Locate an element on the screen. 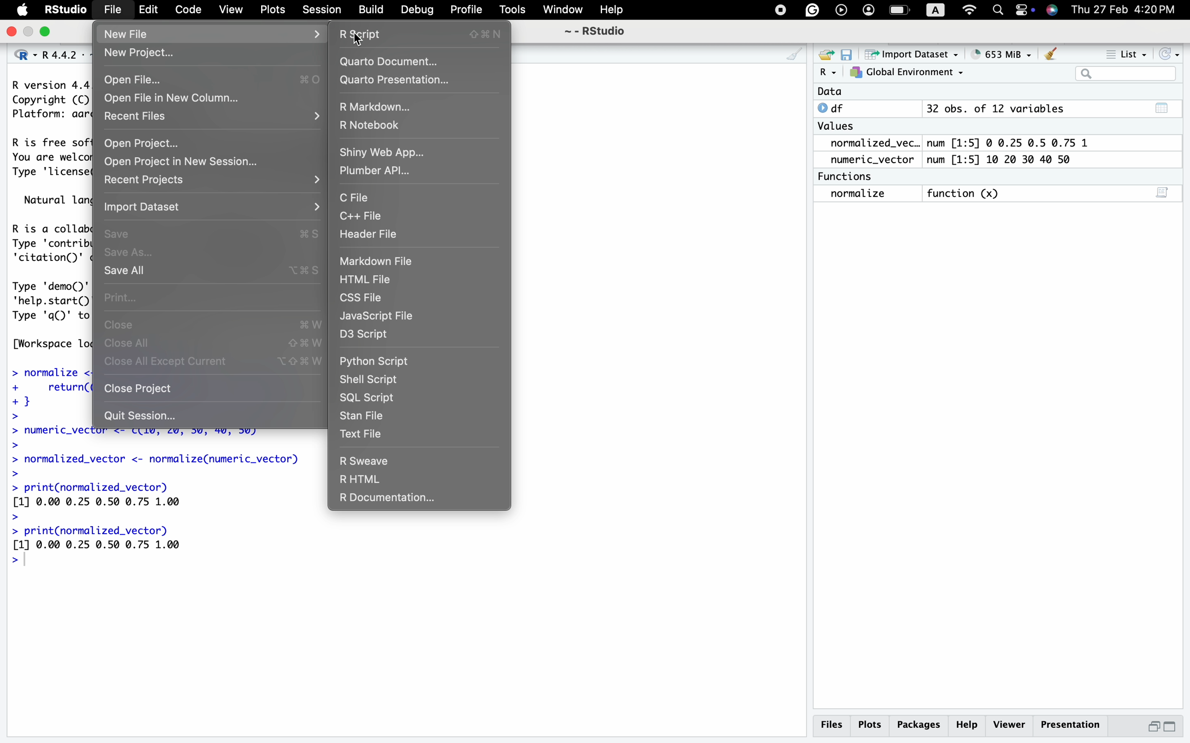 This screenshot has height=743, width=1190. Edit is located at coordinates (149, 10).